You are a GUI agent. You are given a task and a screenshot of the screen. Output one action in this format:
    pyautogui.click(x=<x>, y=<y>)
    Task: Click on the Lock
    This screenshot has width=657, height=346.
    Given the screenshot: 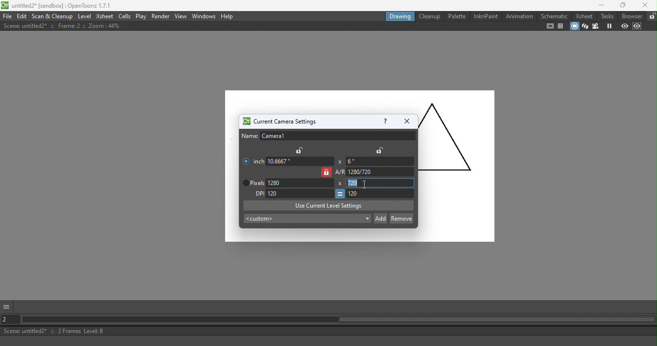 What is the action you would take?
    pyautogui.click(x=300, y=150)
    